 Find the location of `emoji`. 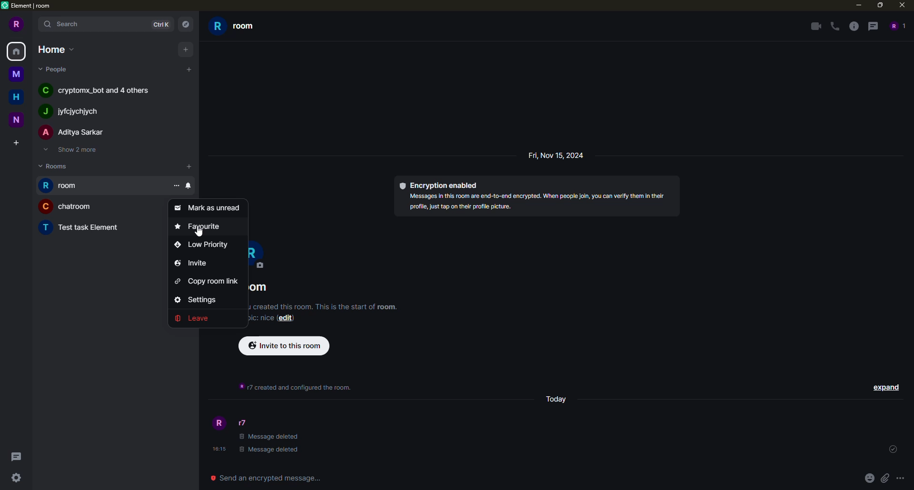

emoji is located at coordinates (869, 478).